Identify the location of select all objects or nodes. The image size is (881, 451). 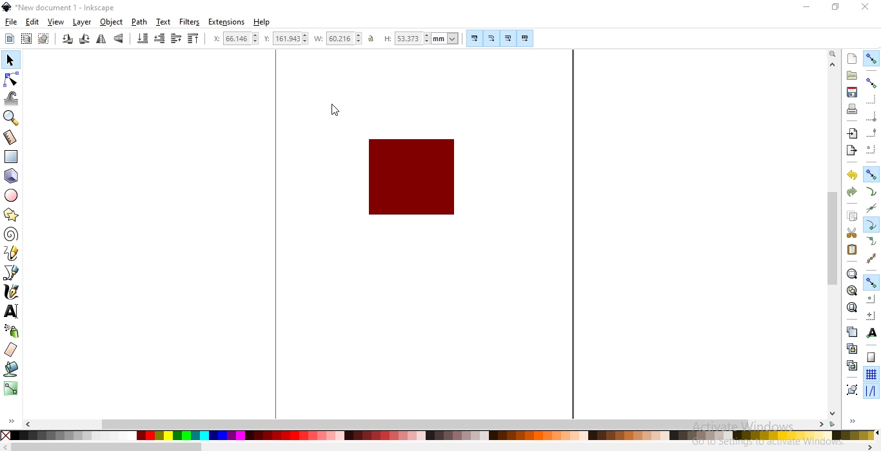
(9, 39).